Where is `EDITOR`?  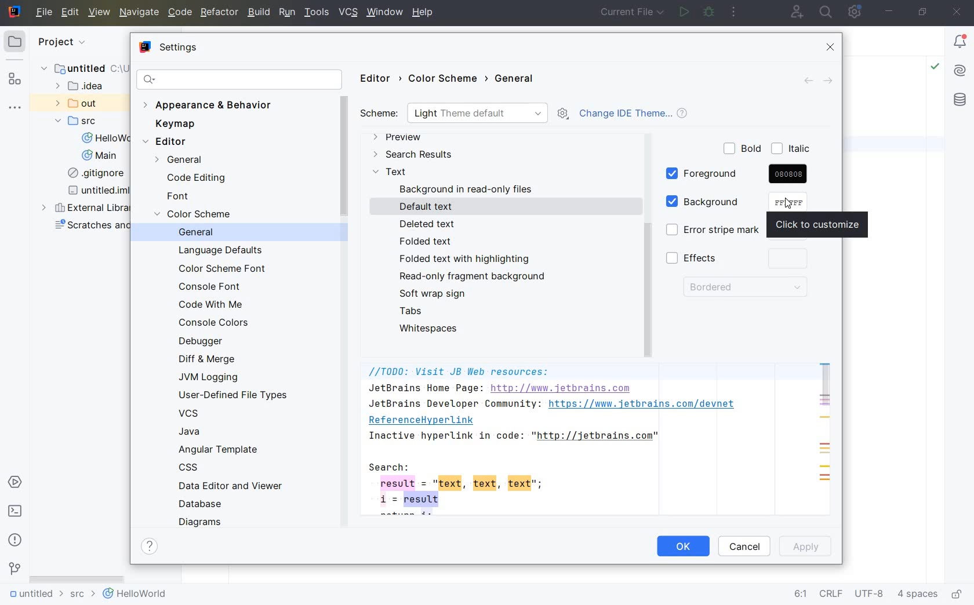 EDITOR is located at coordinates (168, 142).